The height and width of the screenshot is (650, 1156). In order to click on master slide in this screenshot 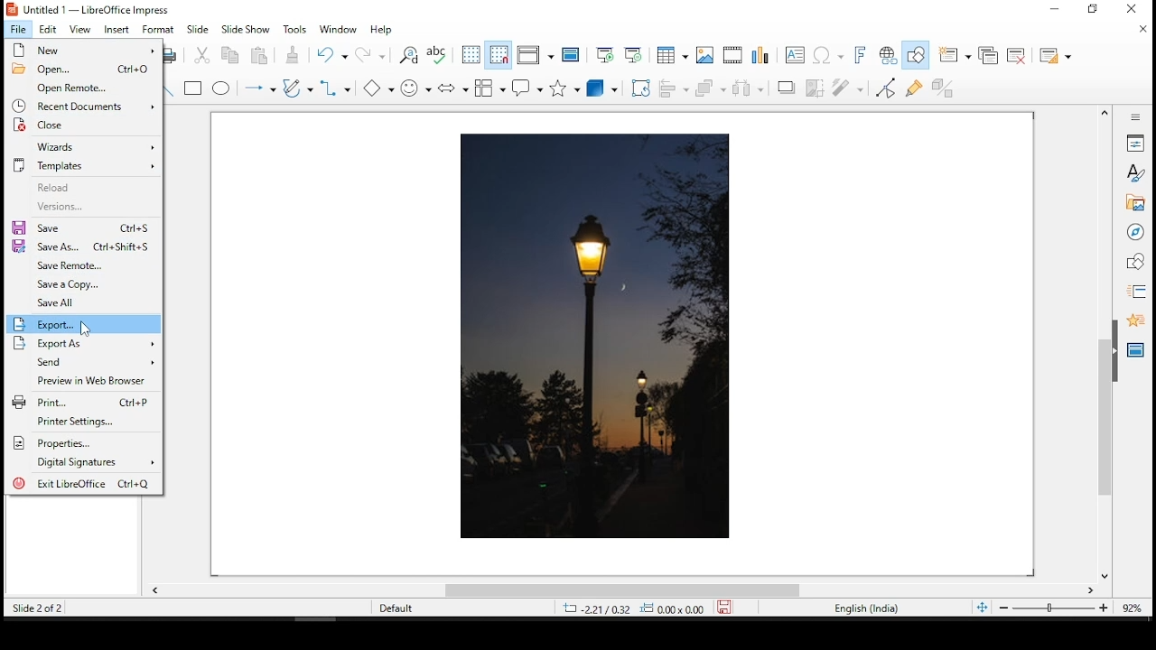, I will do `click(573, 54)`.